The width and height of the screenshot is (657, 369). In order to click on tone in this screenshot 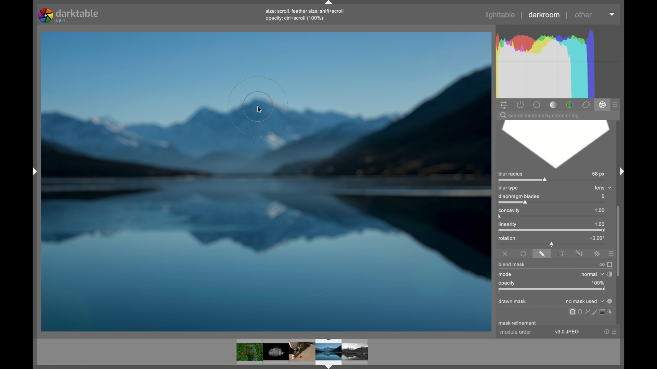, I will do `click(553, 105)`.